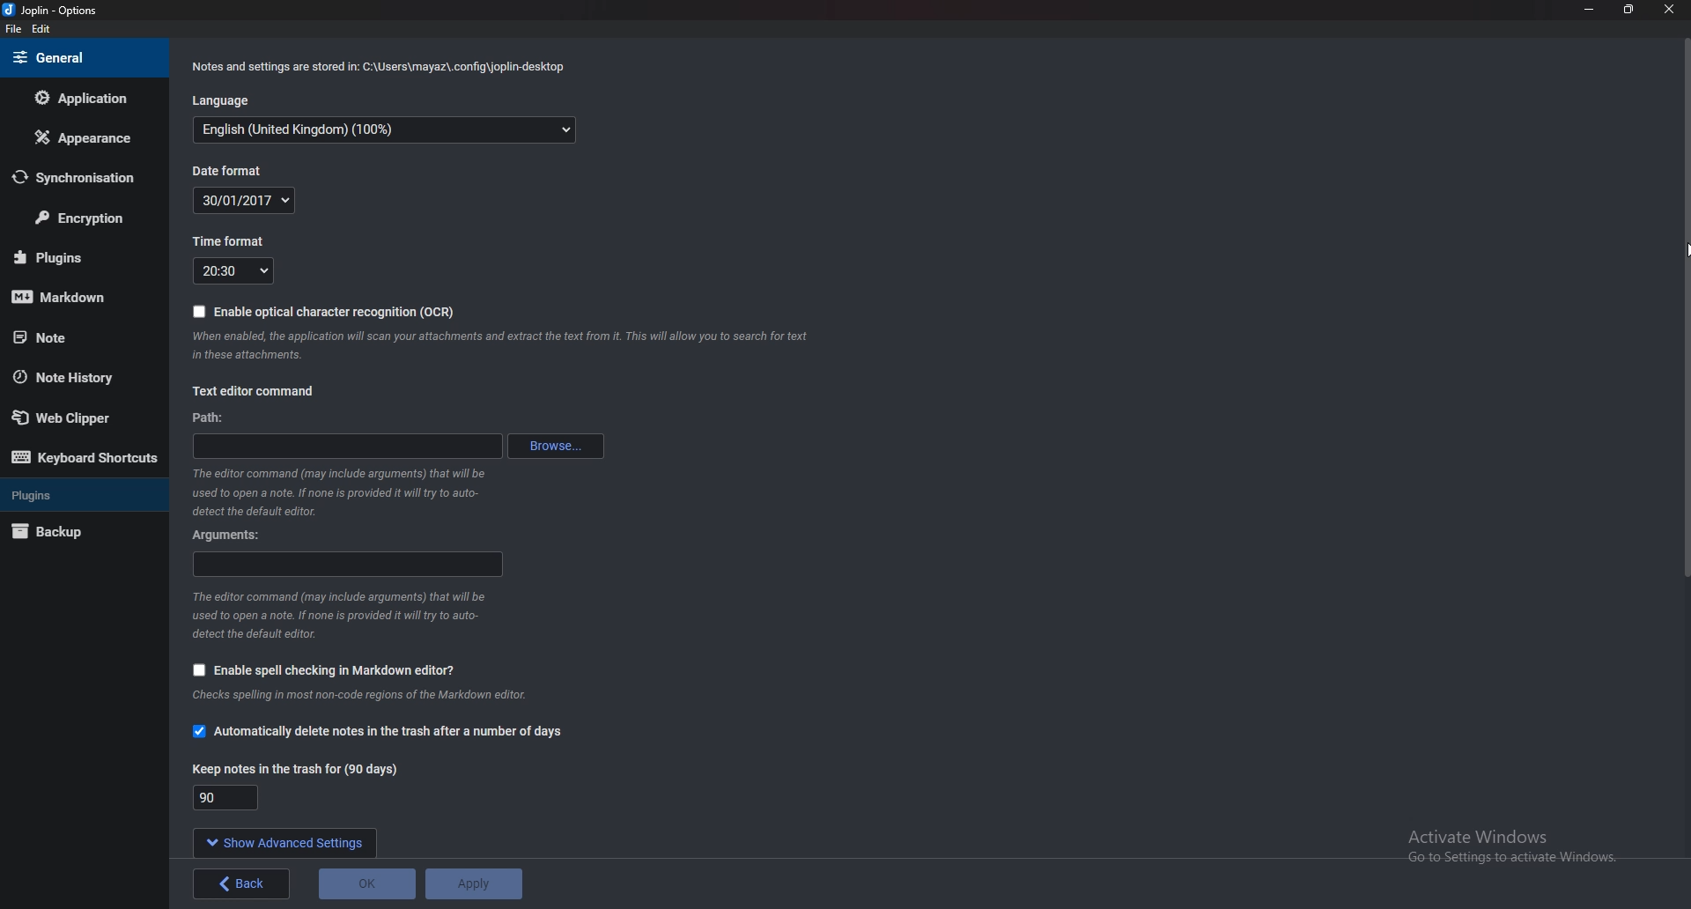  I want to click on Minimize, so click(1591, 9).